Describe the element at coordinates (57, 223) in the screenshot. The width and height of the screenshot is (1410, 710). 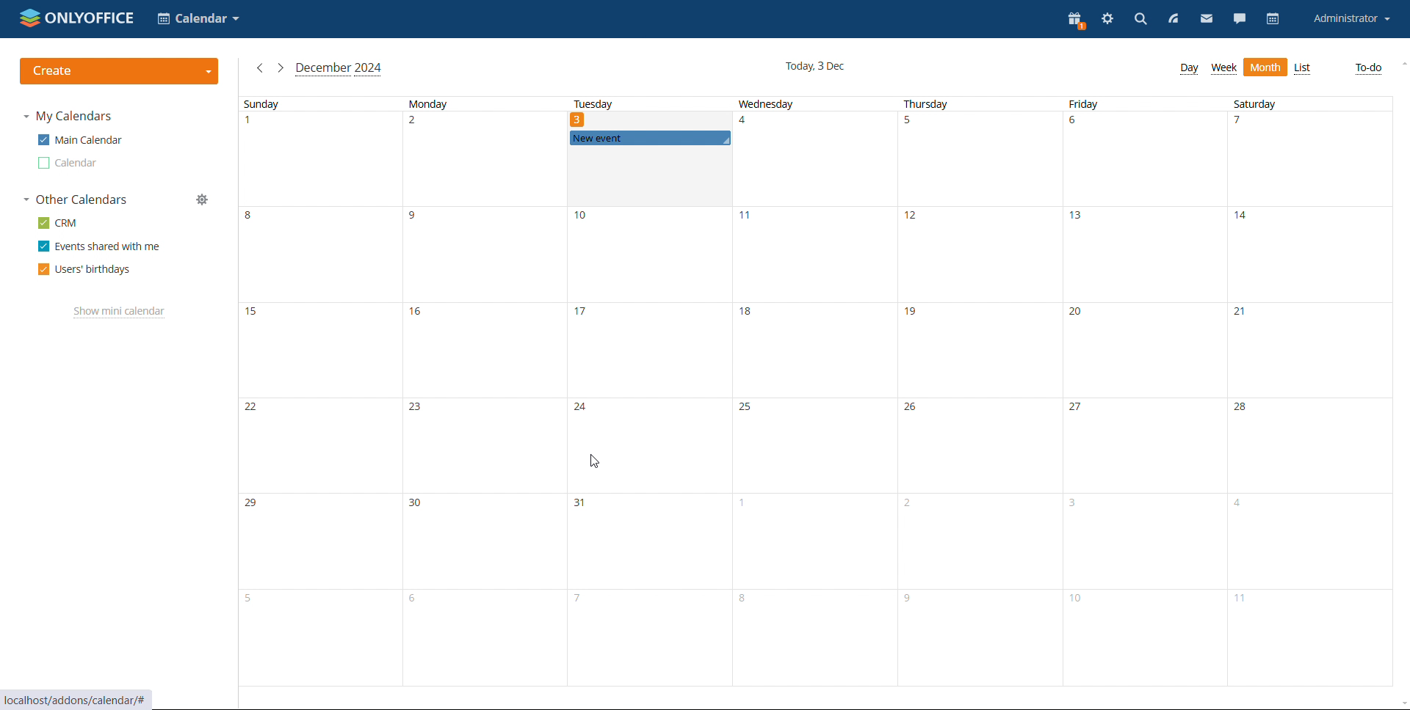
I see `crm` at that location.